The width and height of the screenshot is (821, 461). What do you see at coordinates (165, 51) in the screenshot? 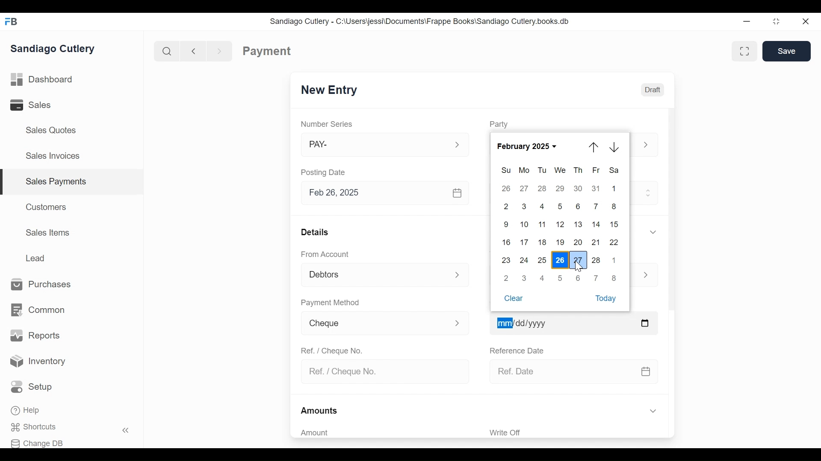
I see `Search` at bounding box center [165, 51].